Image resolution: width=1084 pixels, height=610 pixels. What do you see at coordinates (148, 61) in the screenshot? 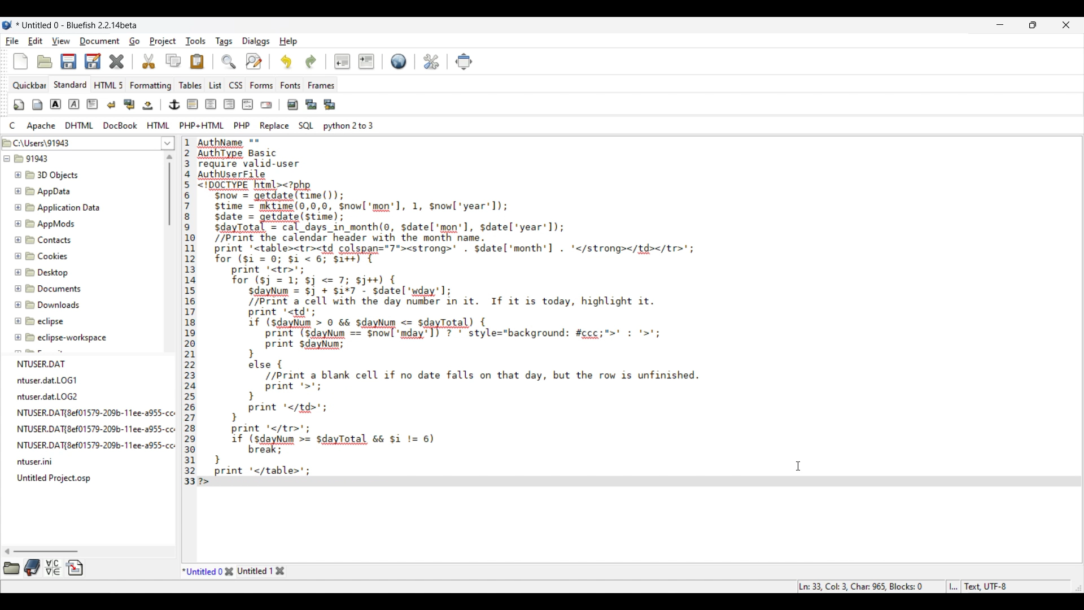
I see `Cut` at bounding box center [148, 61].